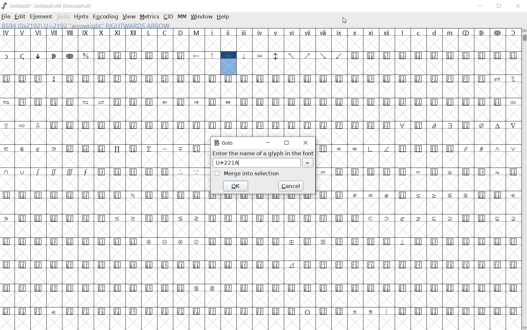 This screenshot has width=527, height=330. What do you see at coordinates (518, 6) in the screenshot?
I see `CLOSE` at bounding box center [518, 6].